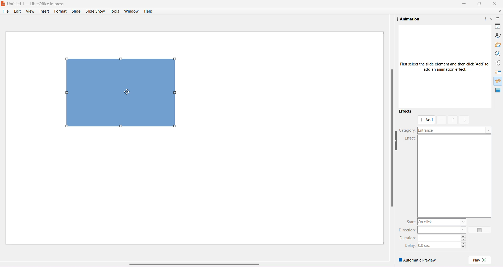 The image size is (503, 267). I want to click on slide, so click(76, 11).